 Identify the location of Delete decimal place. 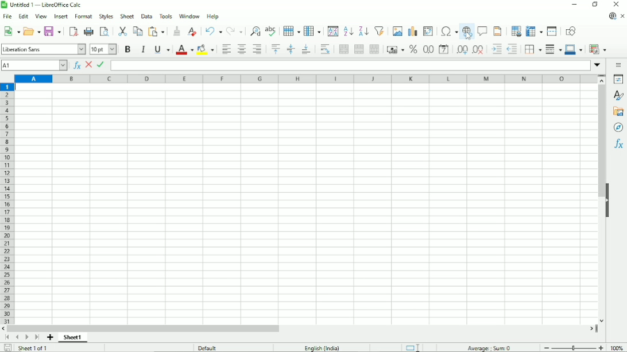
(479, 50).